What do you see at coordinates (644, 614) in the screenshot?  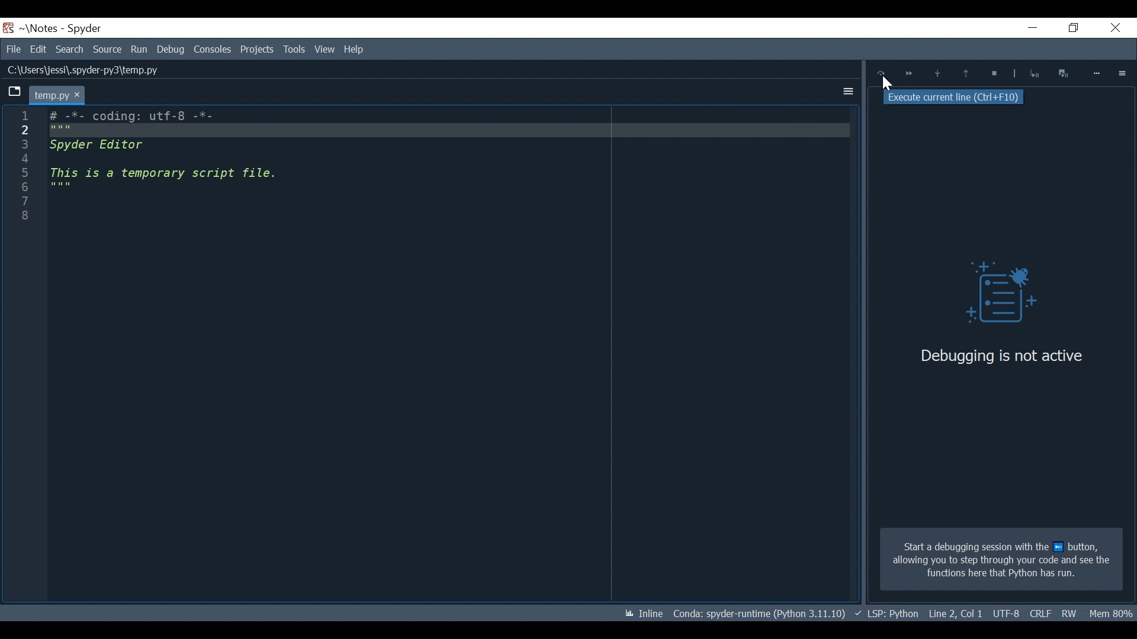 I see `Toggle inline and interactive Matplotlib plotting` at bounding box center [644, 614].